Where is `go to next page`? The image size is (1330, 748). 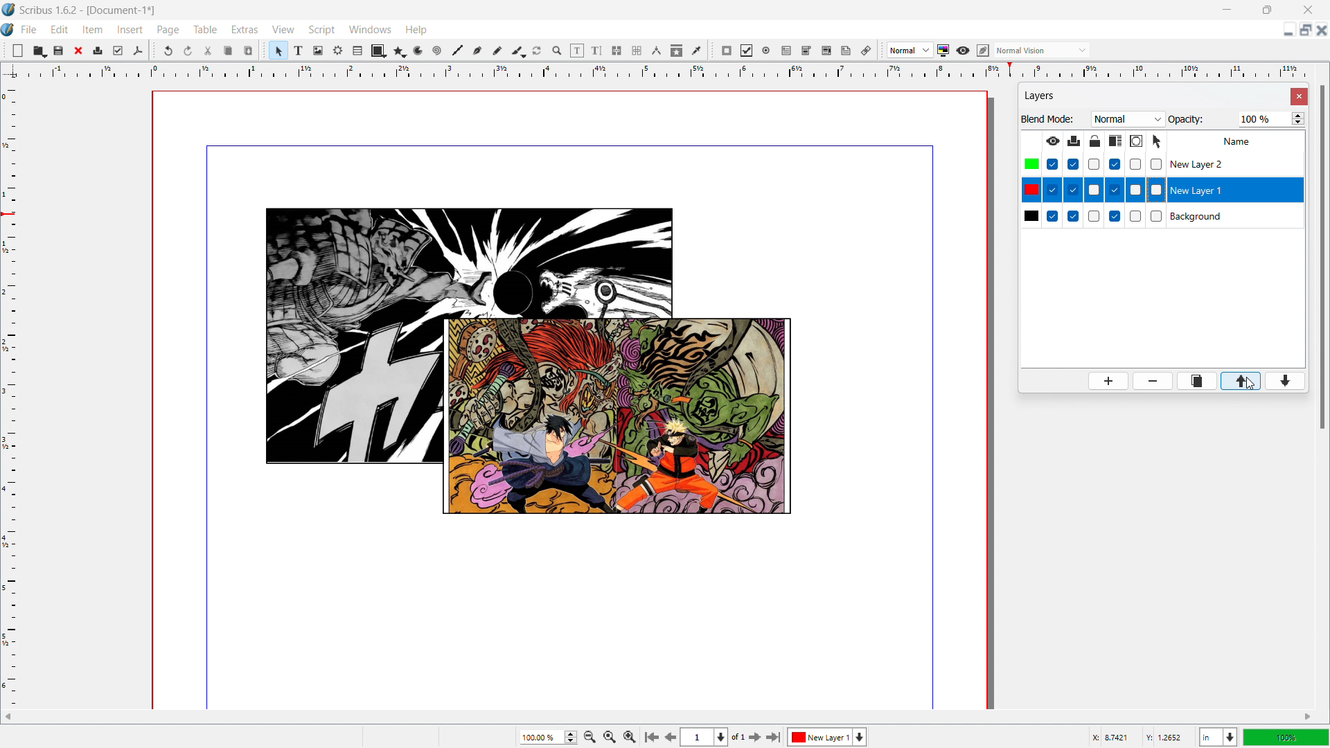
go to next page is located at coordinates (754, 737).